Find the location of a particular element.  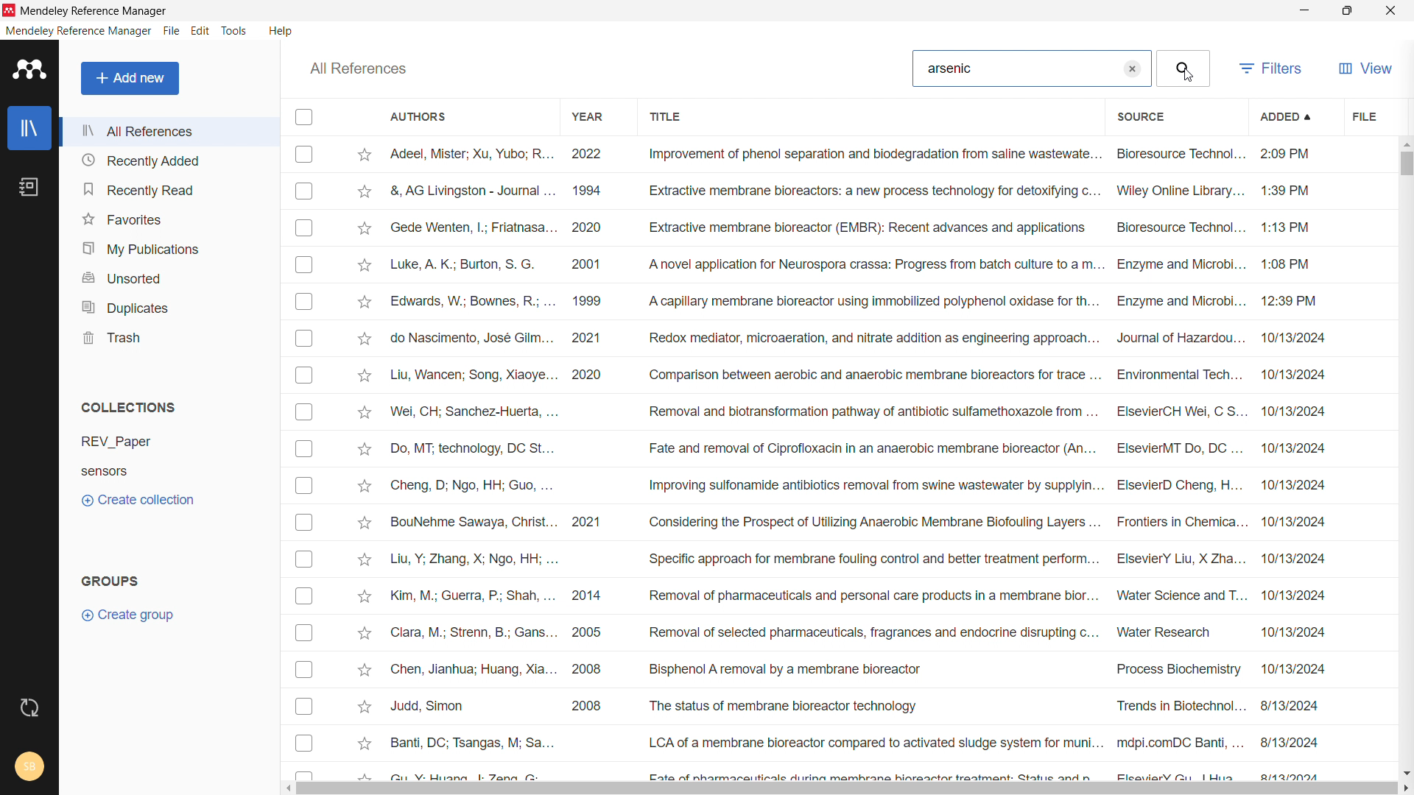

Checkbox is located at coordinates (305, 228).